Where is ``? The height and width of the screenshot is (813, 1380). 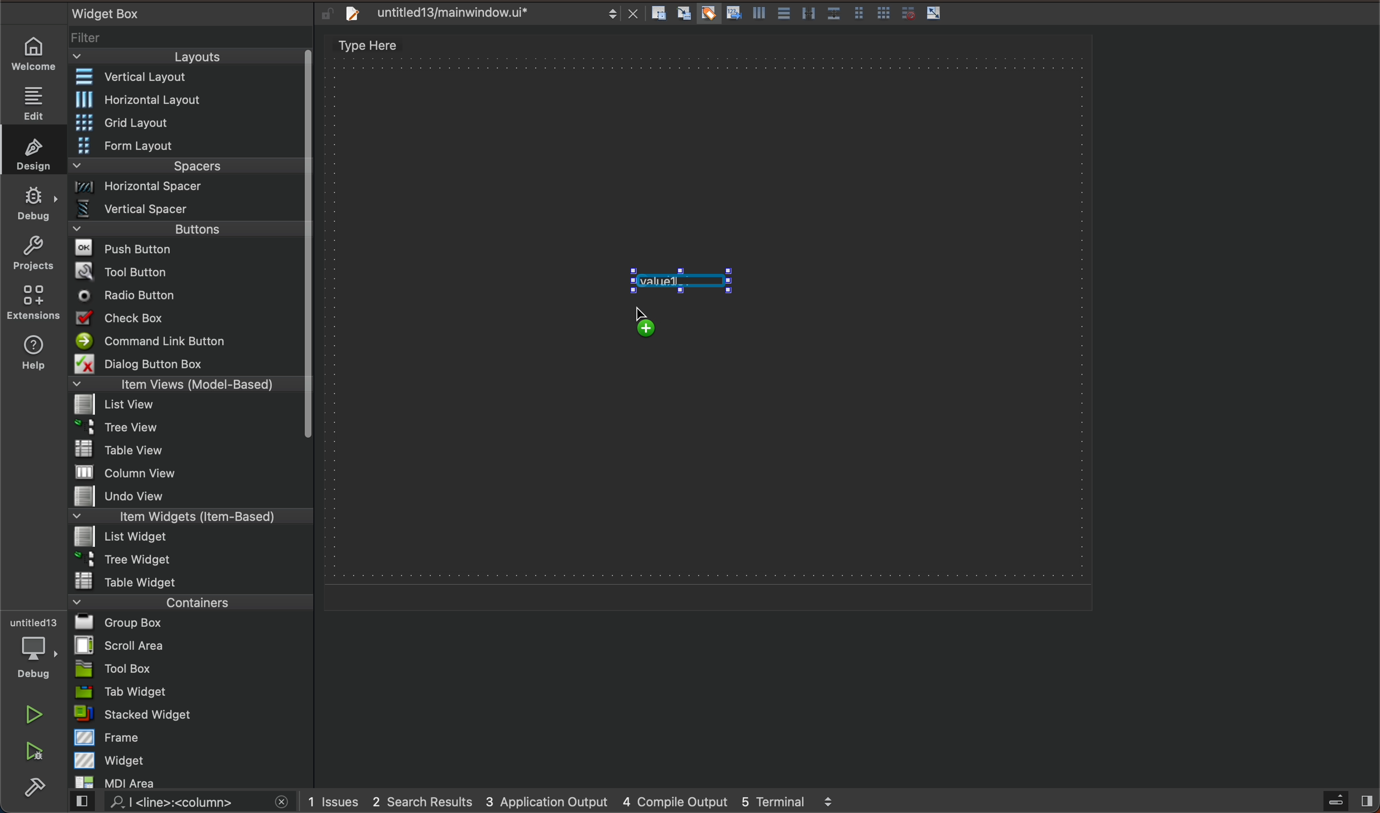
 is located at coordinates (188, 124).